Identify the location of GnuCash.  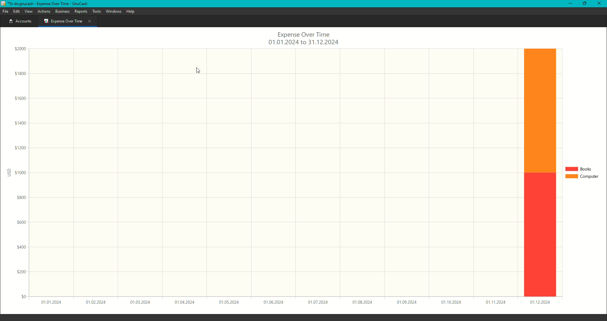
(45, 4).